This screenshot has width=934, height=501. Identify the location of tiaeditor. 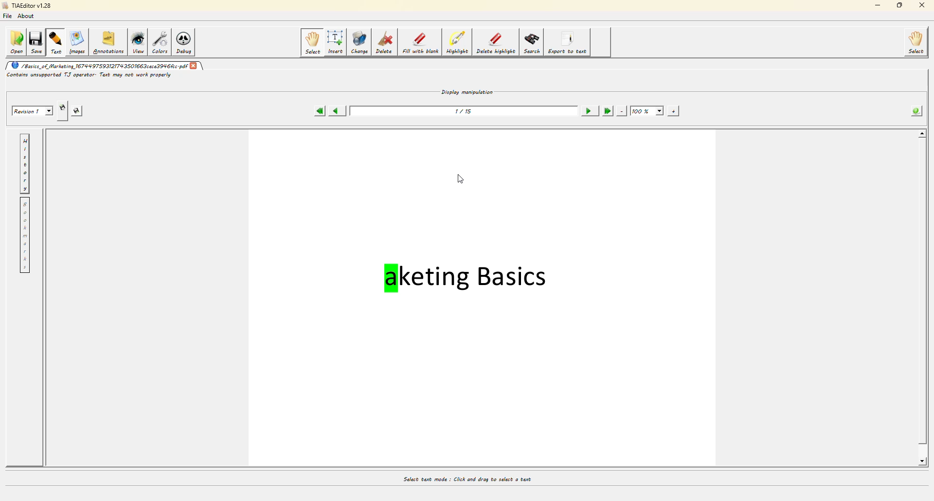
(30, 6).